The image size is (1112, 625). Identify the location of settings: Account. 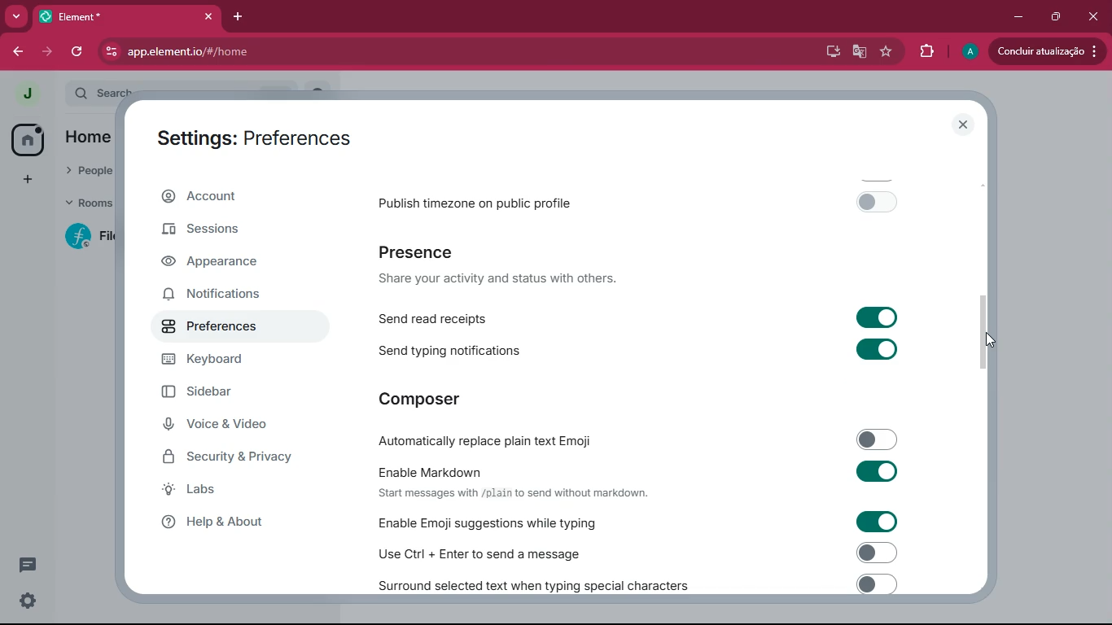
(247, 135).